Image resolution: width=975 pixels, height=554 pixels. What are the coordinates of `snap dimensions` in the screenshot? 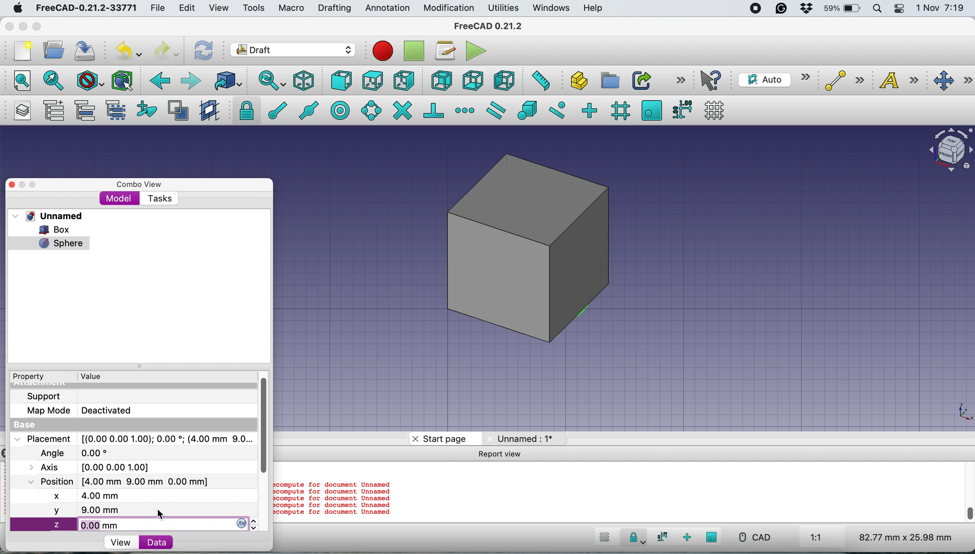 It's located at (682, 109).